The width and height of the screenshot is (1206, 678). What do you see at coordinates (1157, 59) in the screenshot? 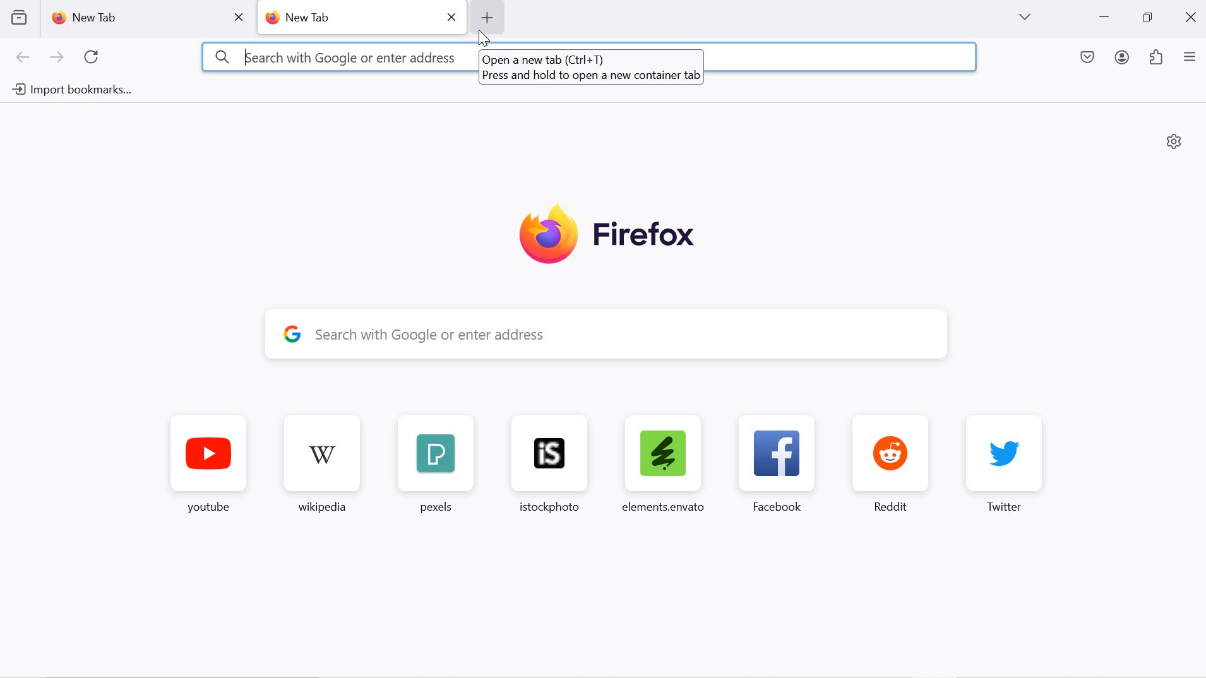
I see `extensions` at bounding box center [1157, 59].